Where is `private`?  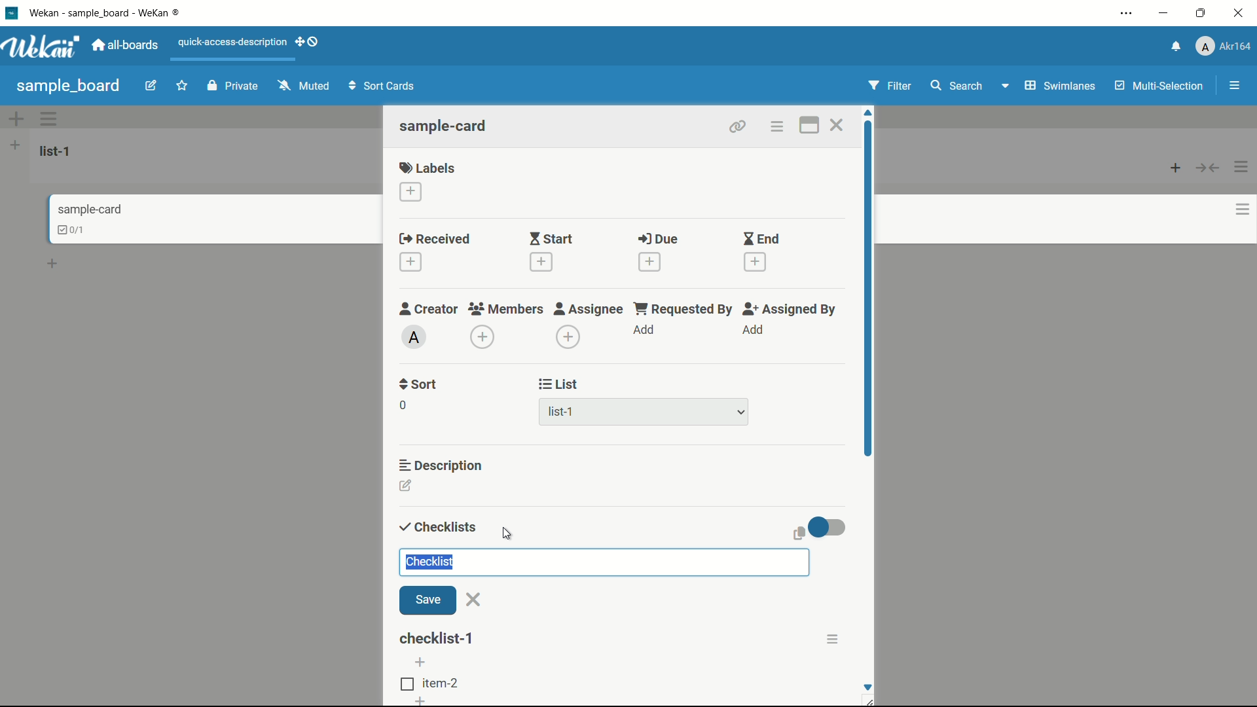 private is located at coordinates (233, 87).